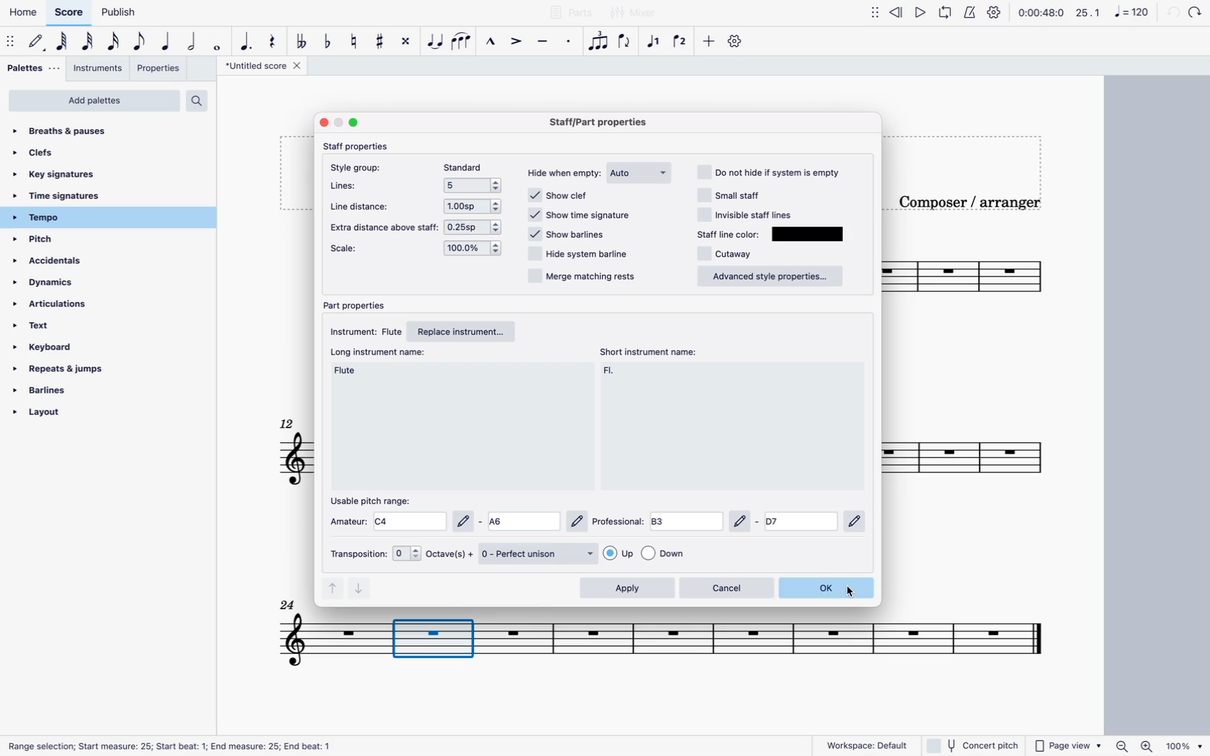 This screenshot has width=1210, height=756. Describe the element at coordinates (74, 176) in the screenshot. I see `key signatures` at that location.